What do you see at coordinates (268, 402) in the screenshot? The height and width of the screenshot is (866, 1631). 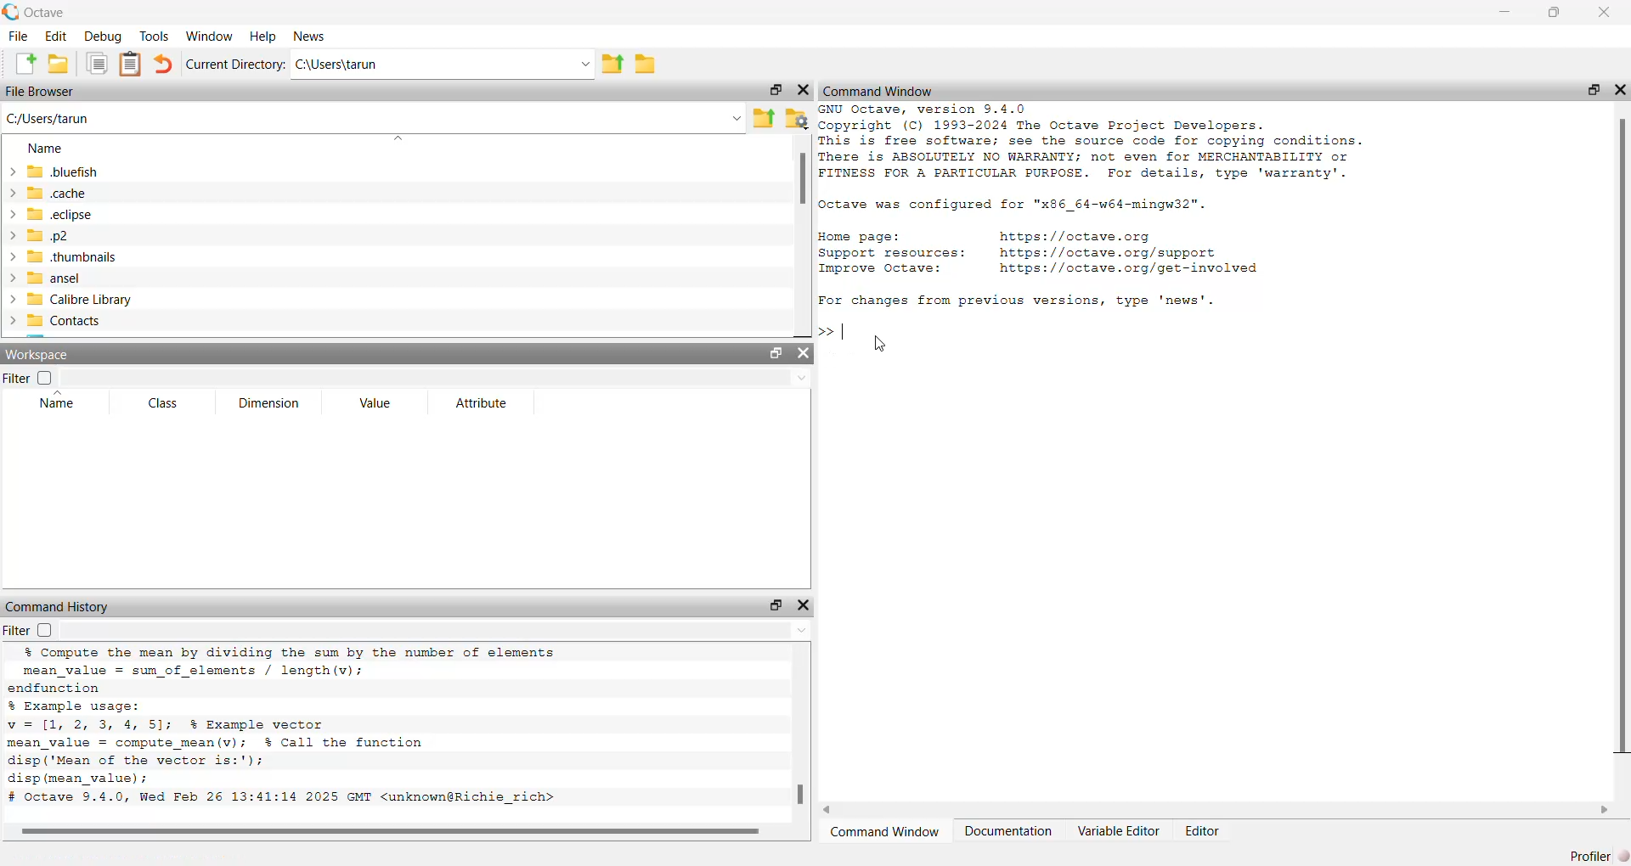 I see `Dimension` at bounding box center [268, 402].